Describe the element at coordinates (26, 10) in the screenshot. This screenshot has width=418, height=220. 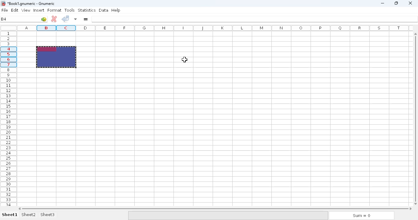
I see `view` at that location.